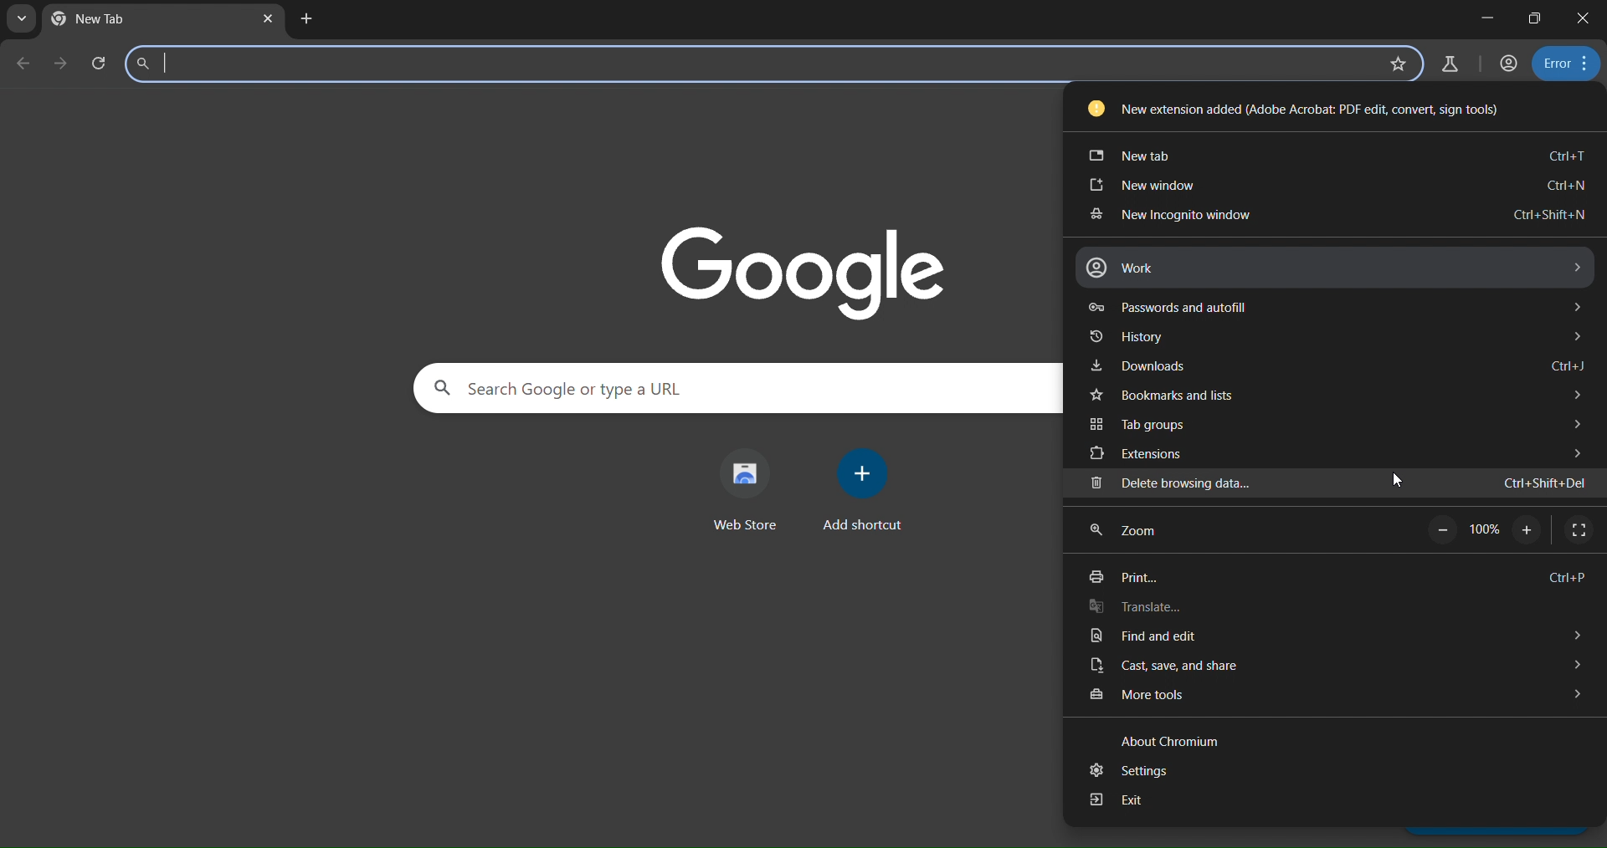  Describe the element at coordinates (814, 274) in the screenshot. I see `google` at that location.